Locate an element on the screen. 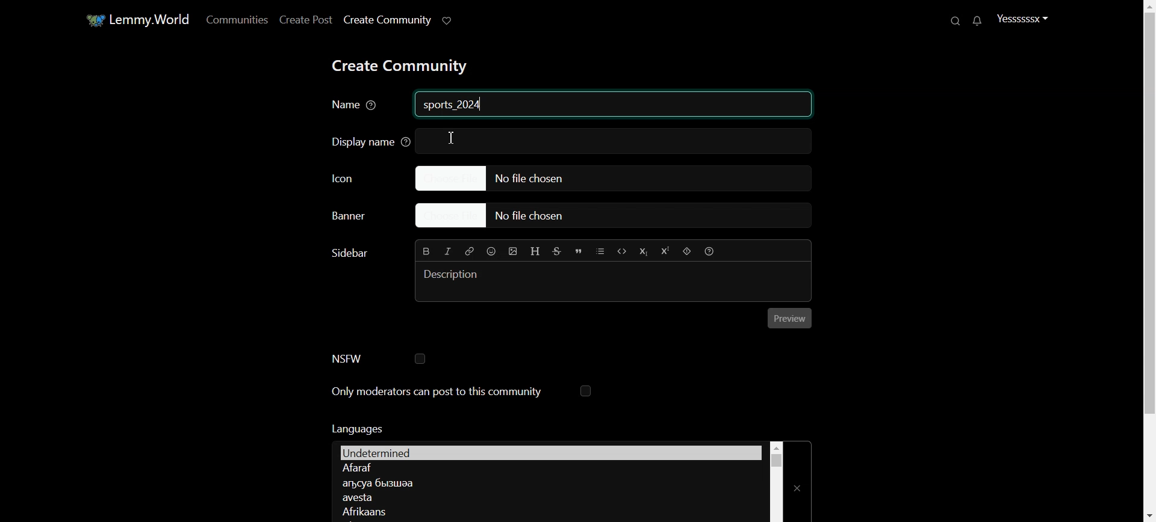  Vertical Scroll bar is located at coordinates (1146, 261).